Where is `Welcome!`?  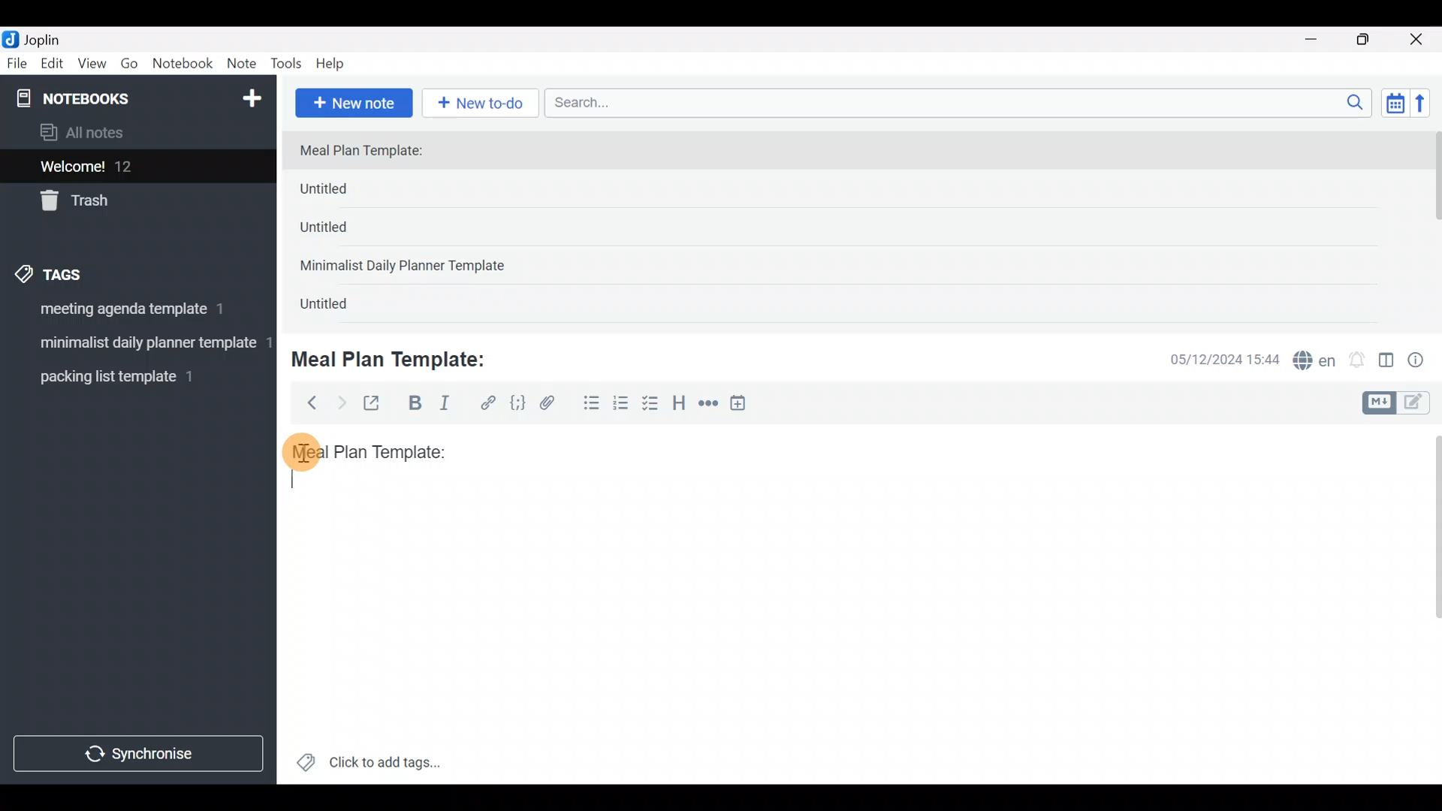 Welcome! is located at coordinates (136, 167).